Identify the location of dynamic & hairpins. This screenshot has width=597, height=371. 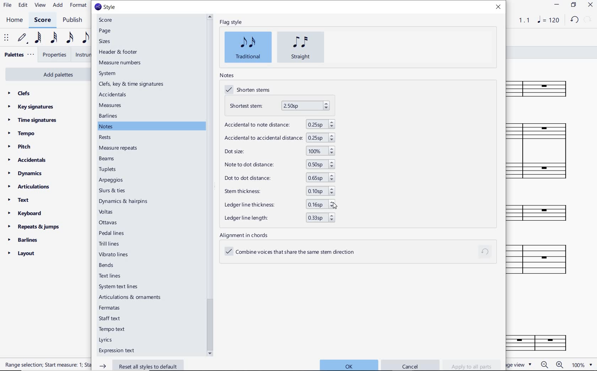
(124, 201).